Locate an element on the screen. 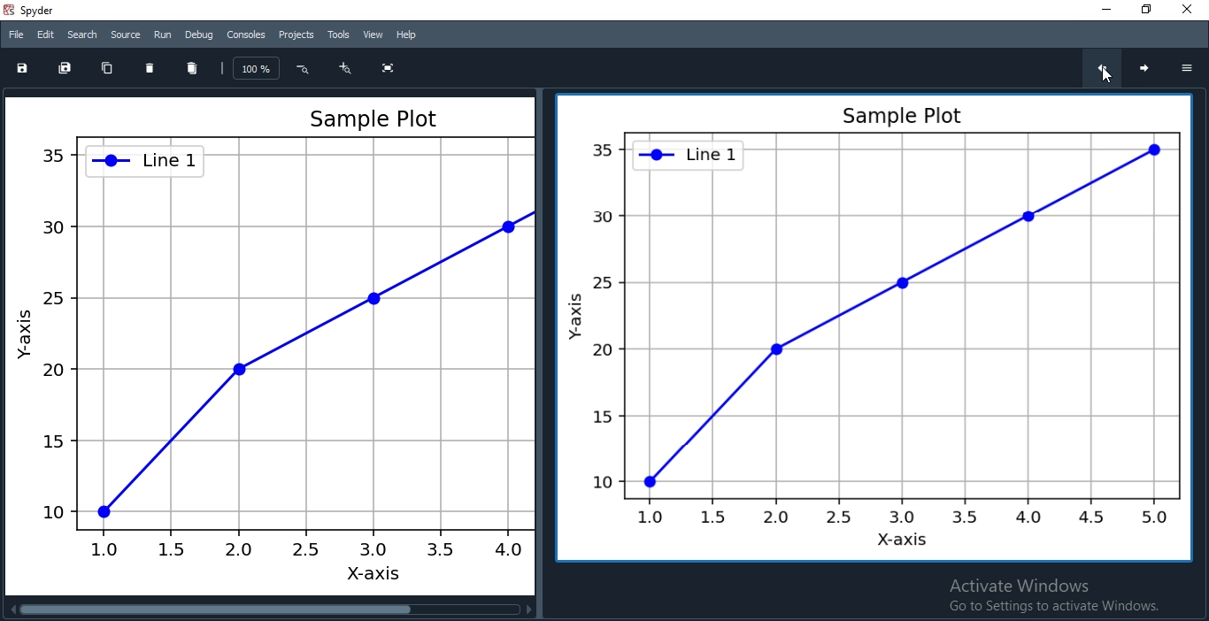 The height and width of the screenshot is (621, 1209). Run is located at coordinates (162, 34).